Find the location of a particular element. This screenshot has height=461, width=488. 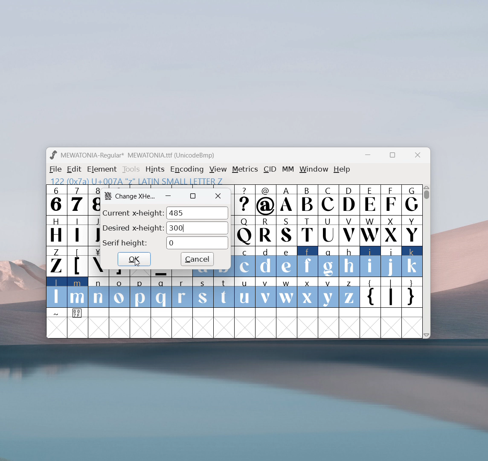

hints is located at coordinates (156, 169).